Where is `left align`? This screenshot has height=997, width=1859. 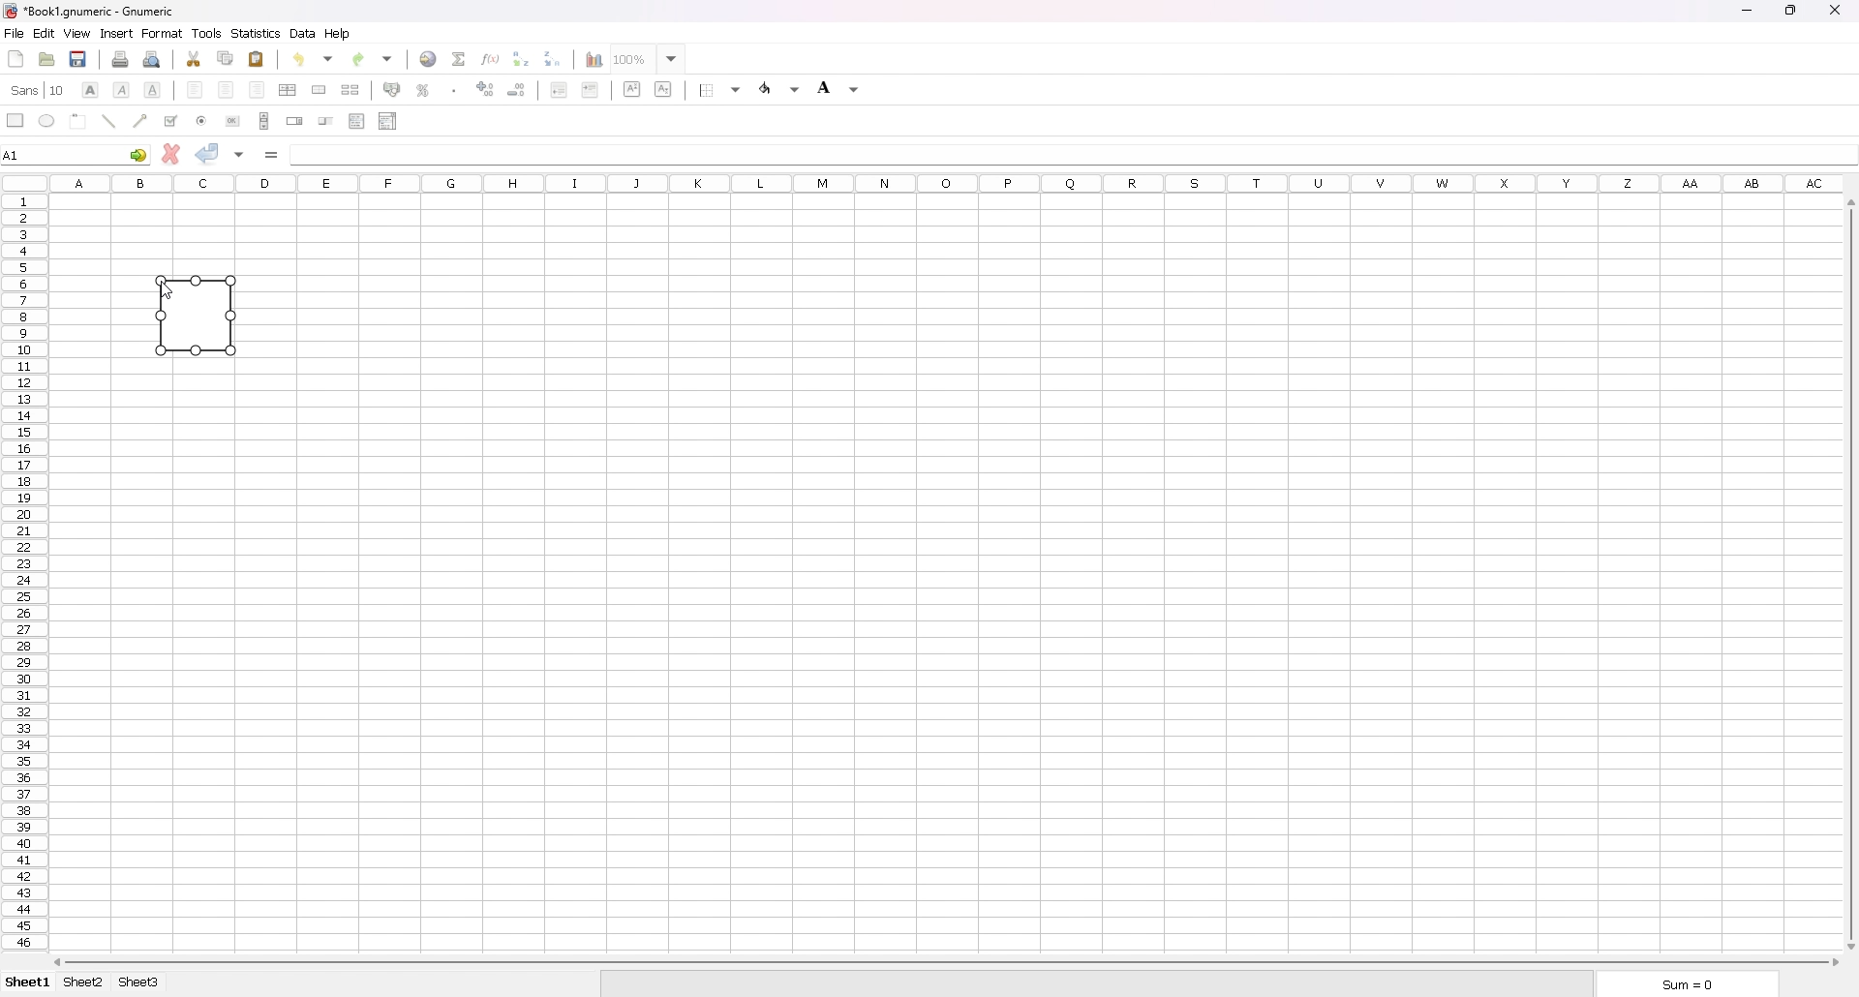 left align is located at coordinates (196, 89).